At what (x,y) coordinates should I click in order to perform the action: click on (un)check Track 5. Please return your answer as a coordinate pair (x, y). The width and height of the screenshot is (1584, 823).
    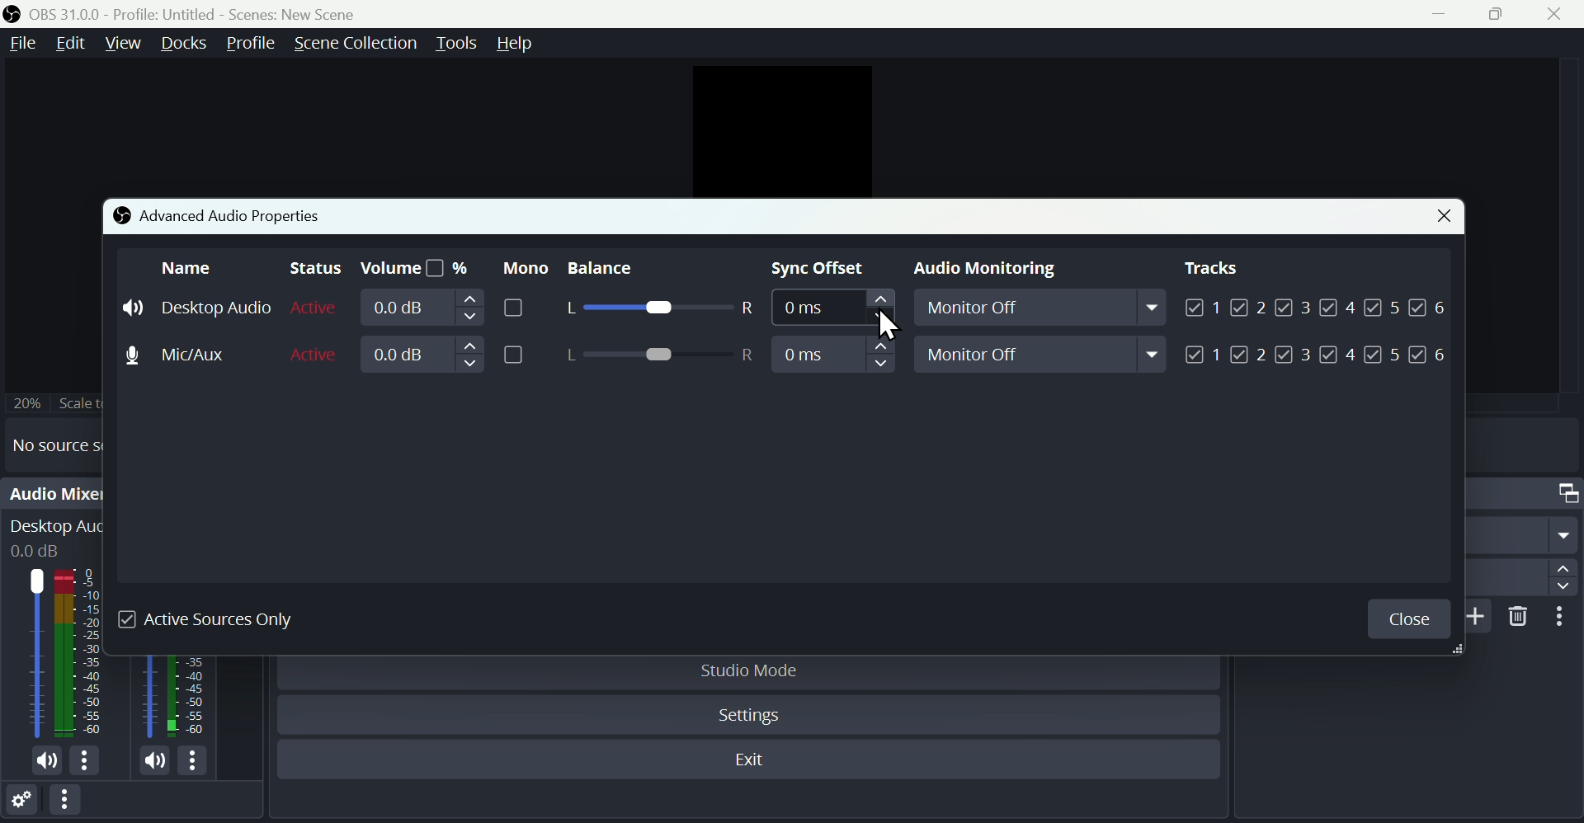
    Looking at the image, I should click on (1381, 355).